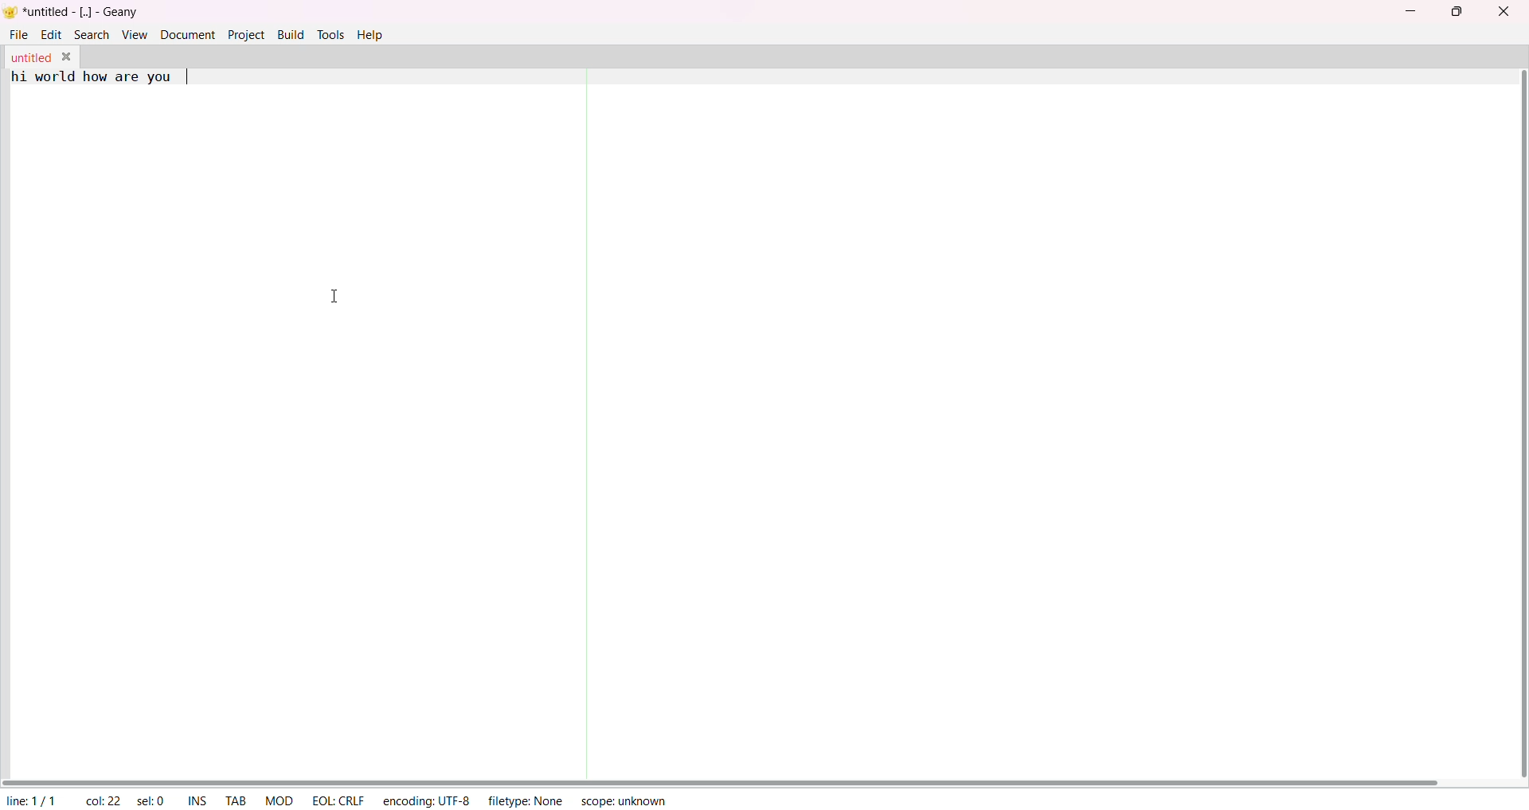  I want to click on minimize, so click(1409, 10).